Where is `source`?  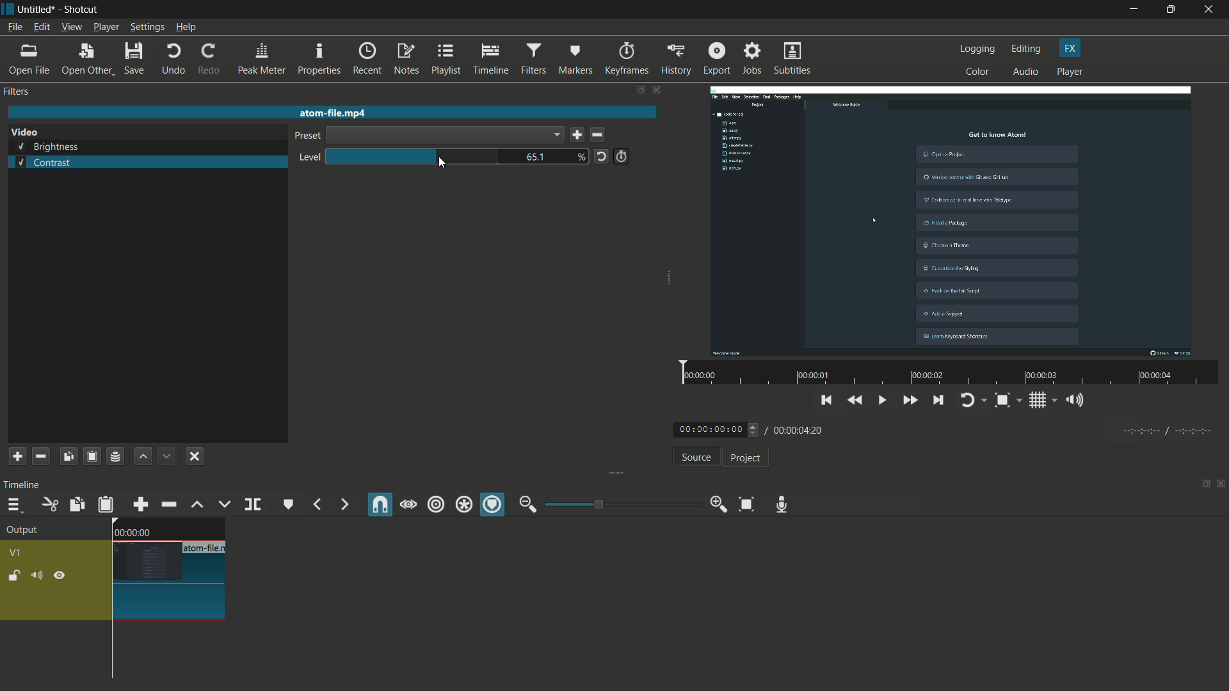
source is located at coordinates (696, 459).